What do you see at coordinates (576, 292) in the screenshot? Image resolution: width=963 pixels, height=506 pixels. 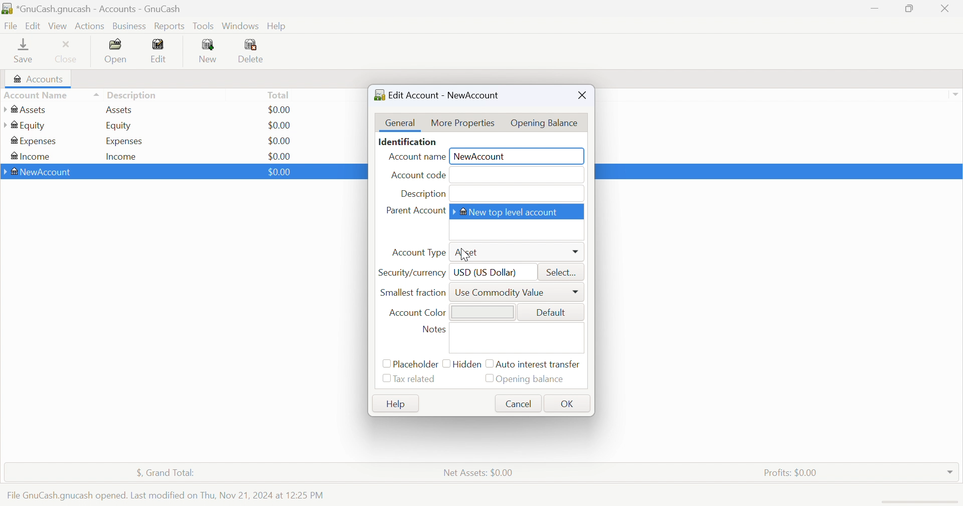 I see `Drop Down` at bounding box center [576, 292].